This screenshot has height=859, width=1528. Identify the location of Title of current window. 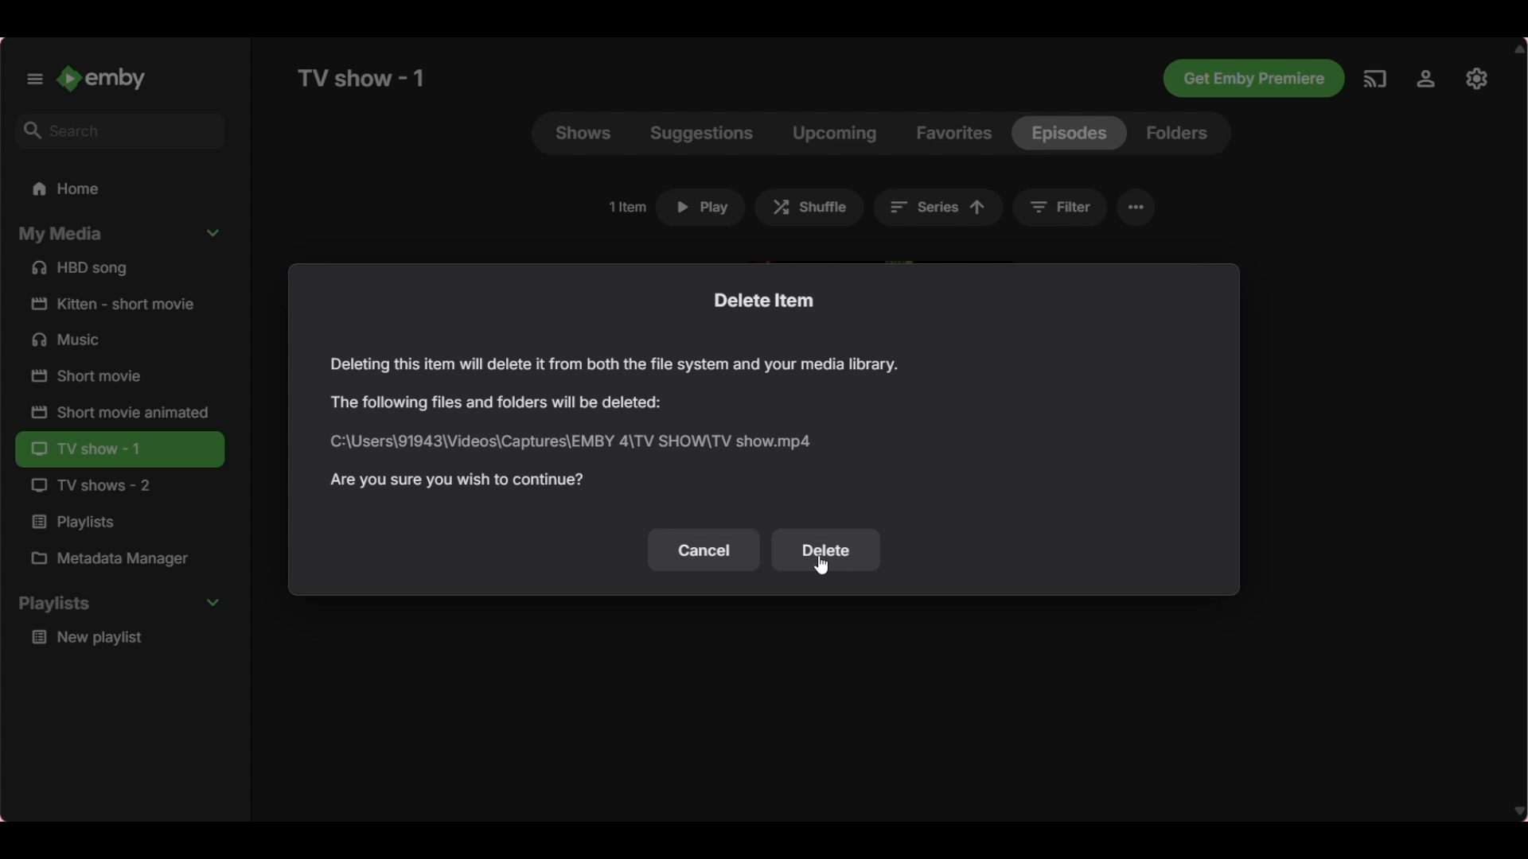
(763, 300).